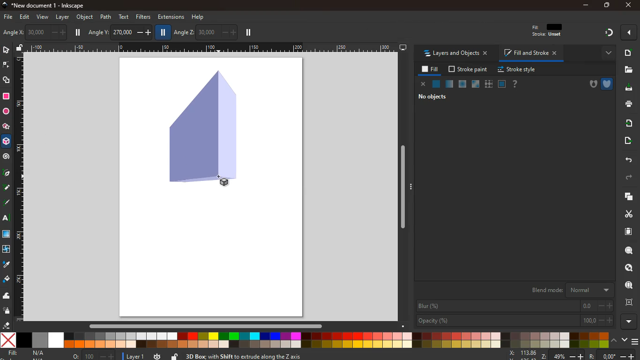 This screenshot has height=360, width=640. What do you see at coordinates (20, 187) in the screenshot?
I see `Scale` at bounding box center [20, 187].